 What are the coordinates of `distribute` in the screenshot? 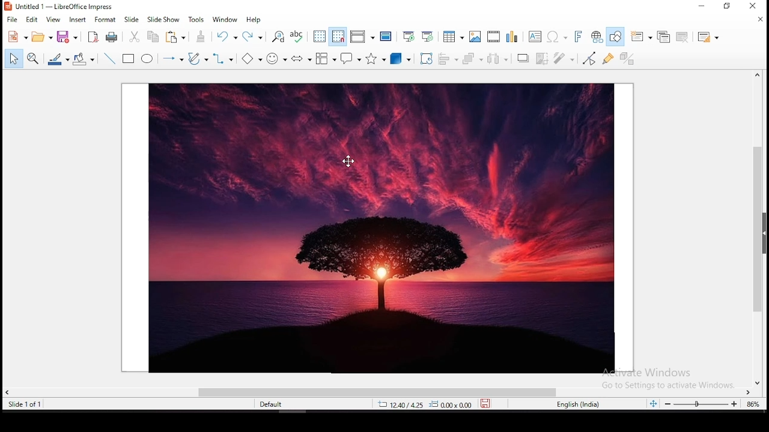 It's located at (497, 59).